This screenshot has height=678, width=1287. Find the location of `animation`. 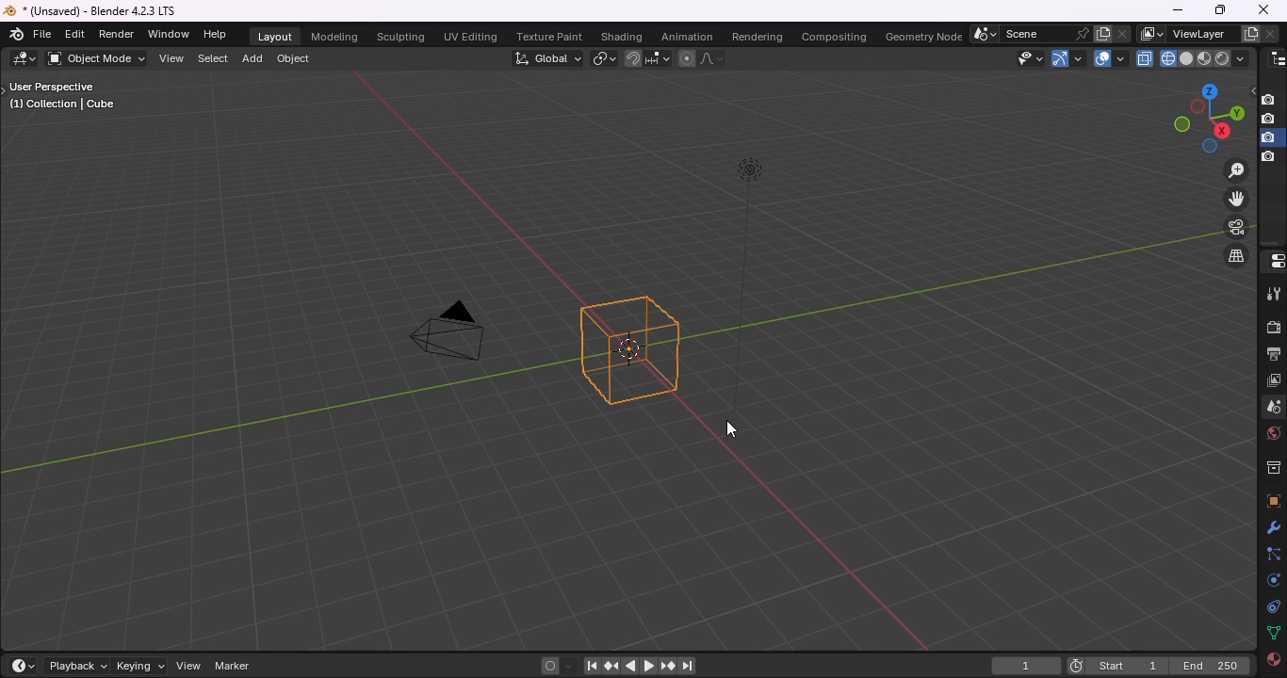

animation is located at coordinates (687, 38).